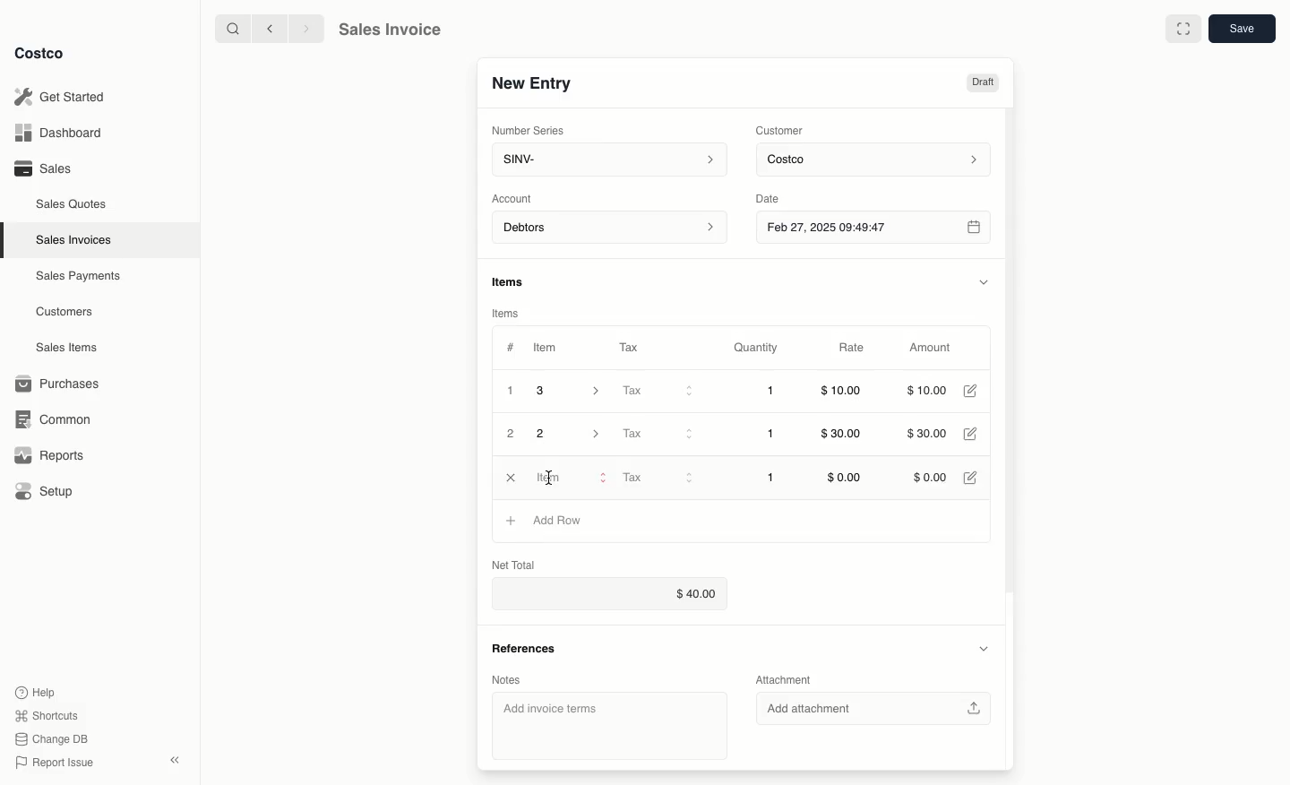 This screenshot has height=785, width=1290. Describe the element at coordinates (37, 691) in the screenshot. I see `Help` at that location.